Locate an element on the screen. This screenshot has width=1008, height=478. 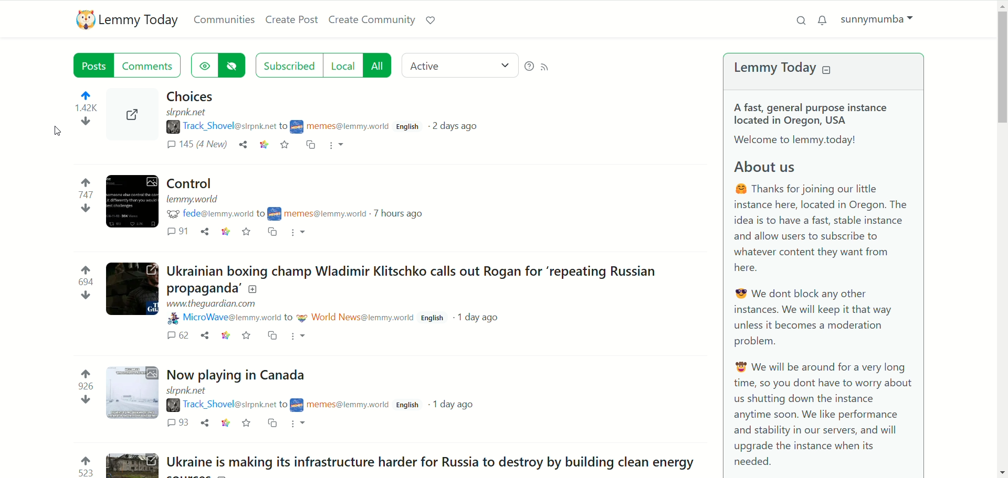
to is located at coordinates (262, 214).